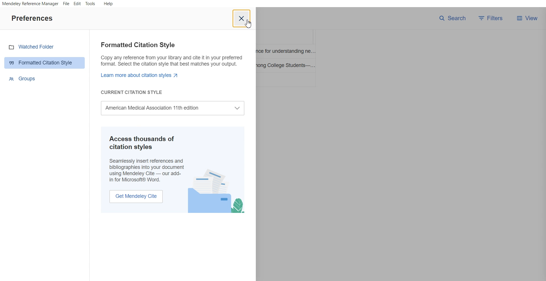  What do you see at coordinates (492, 18) in the screenshot?
I see `Filters` at bounding box center [492, 18].